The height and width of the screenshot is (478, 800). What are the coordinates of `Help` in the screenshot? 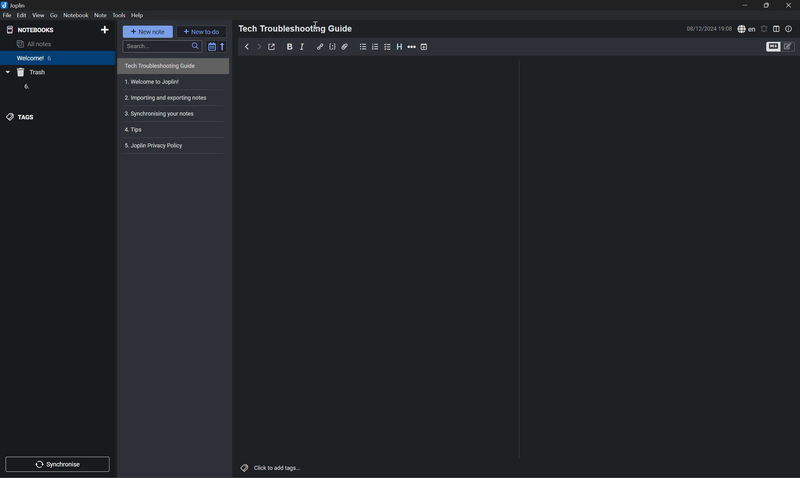 It's located at (140, 15).